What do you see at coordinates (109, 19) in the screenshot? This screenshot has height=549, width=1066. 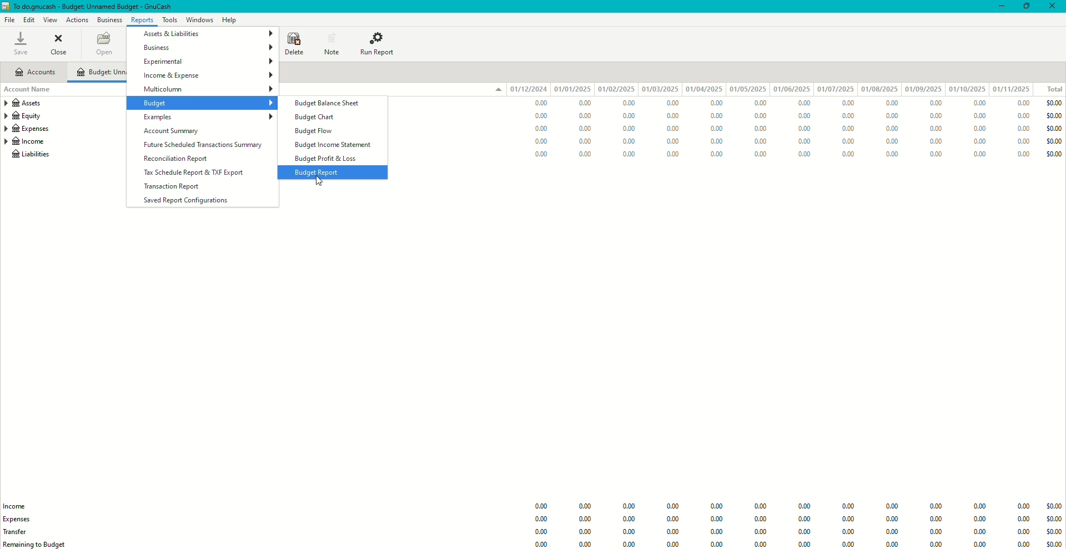 I see `Business` at bounding box center [109, 19].